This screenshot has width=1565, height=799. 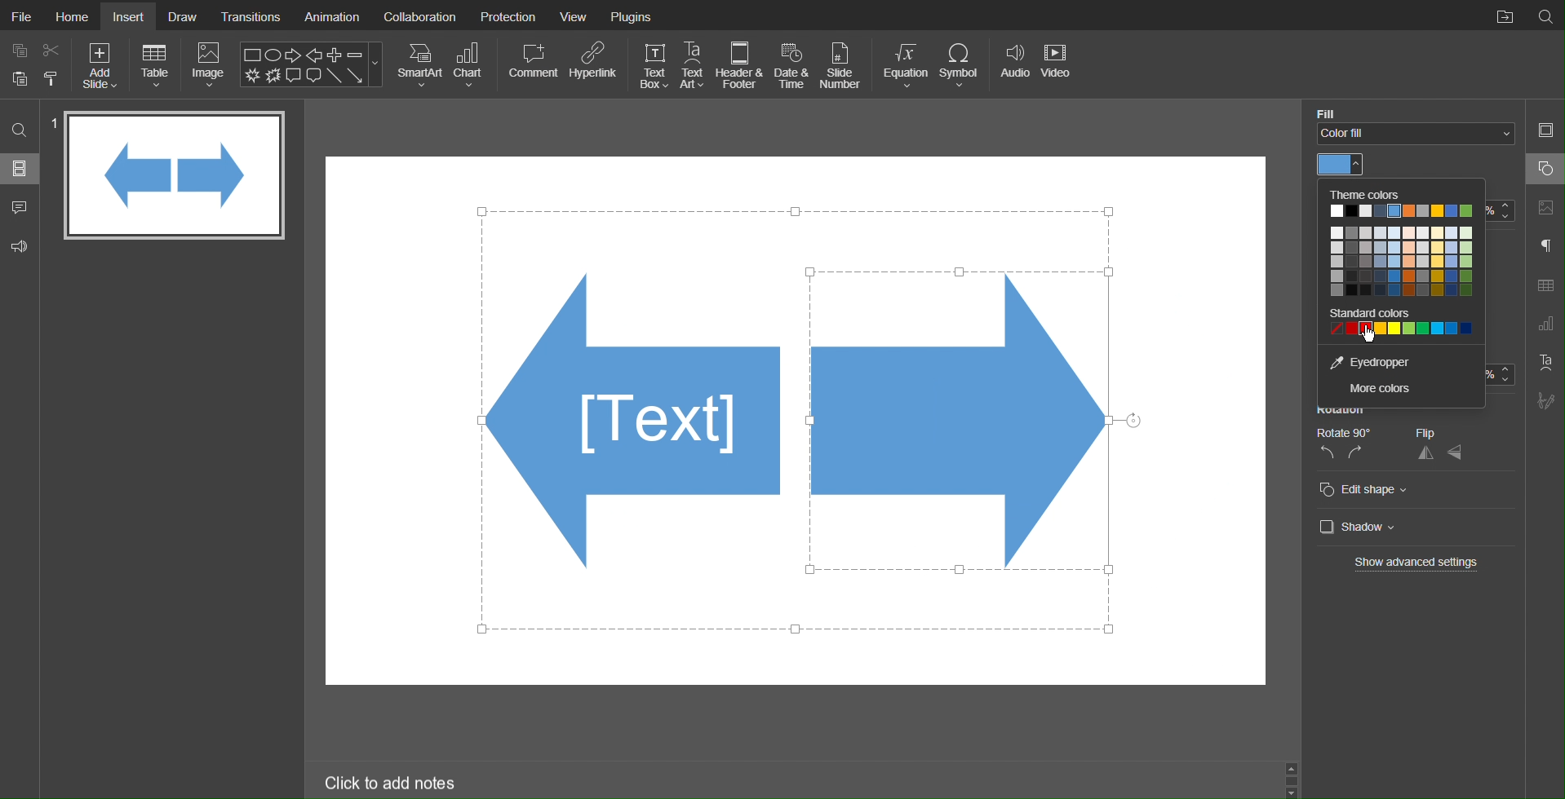 What do you see at coordinates (1362, 528) in the screenshot?
I see `Shadow` at bounding box center [1362, 528].